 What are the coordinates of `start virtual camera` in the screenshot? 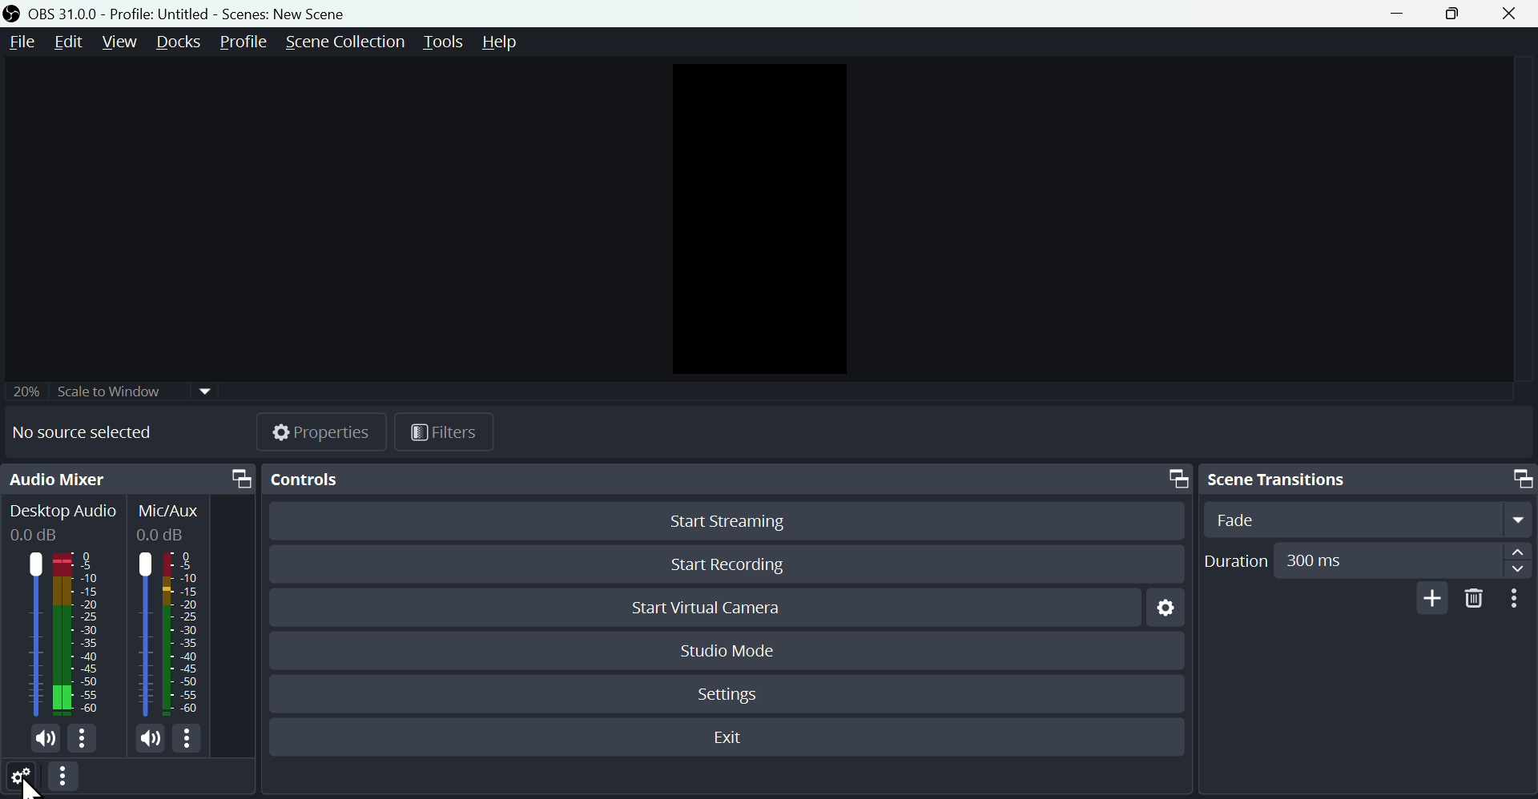 It's located at (720, 607).